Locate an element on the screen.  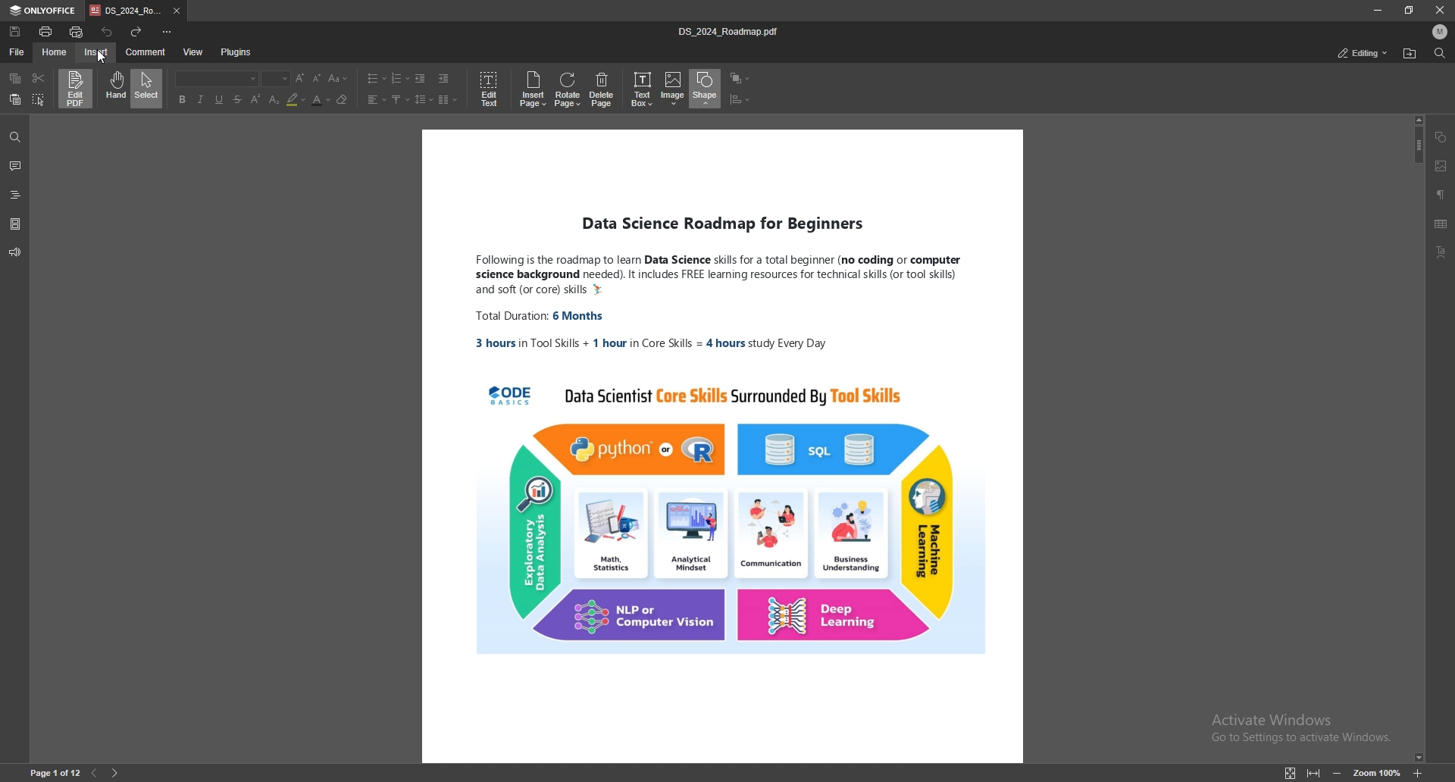
font is located at coordinates (217, 79).